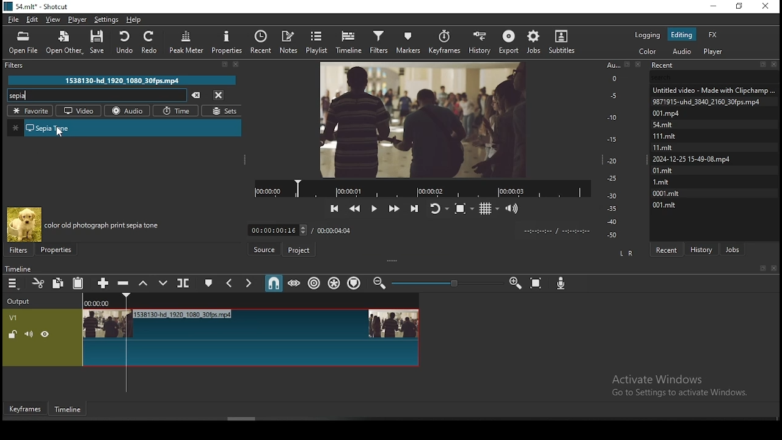 Image resolution: width=782 pixels, height=440 pixels. Describe the element at coordinates (290, 41) in the screenshot. I see `notes` at that location.